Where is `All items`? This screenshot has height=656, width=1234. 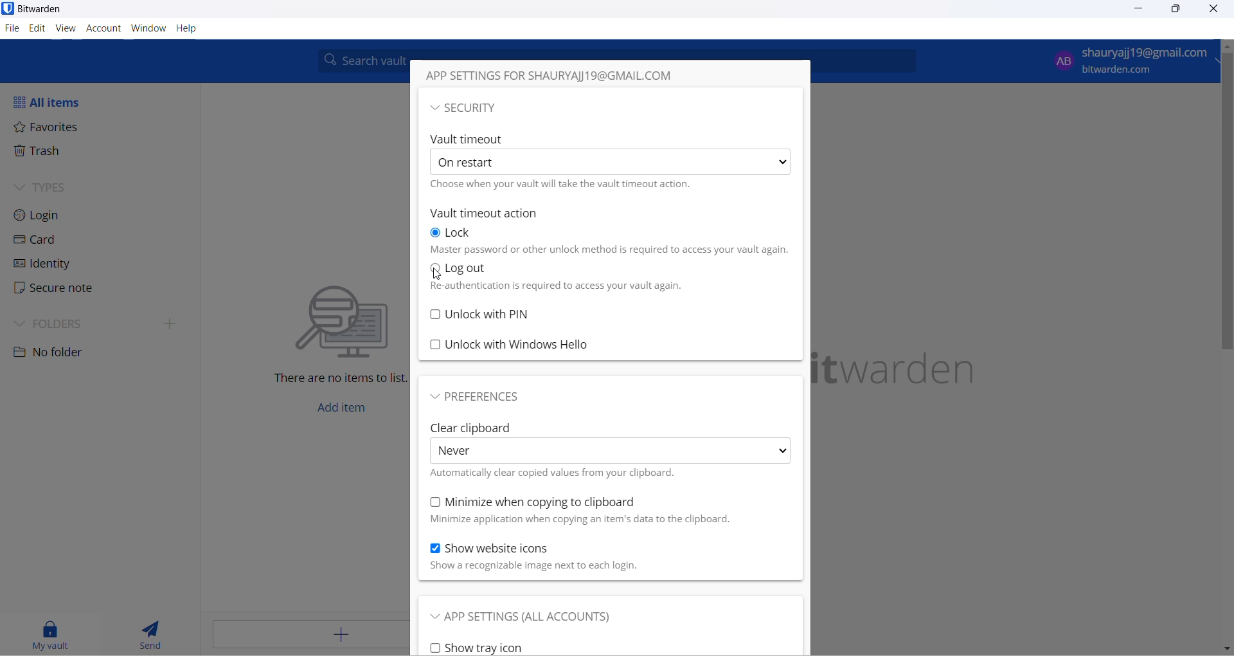
All items is located at coordinates (55, 100).